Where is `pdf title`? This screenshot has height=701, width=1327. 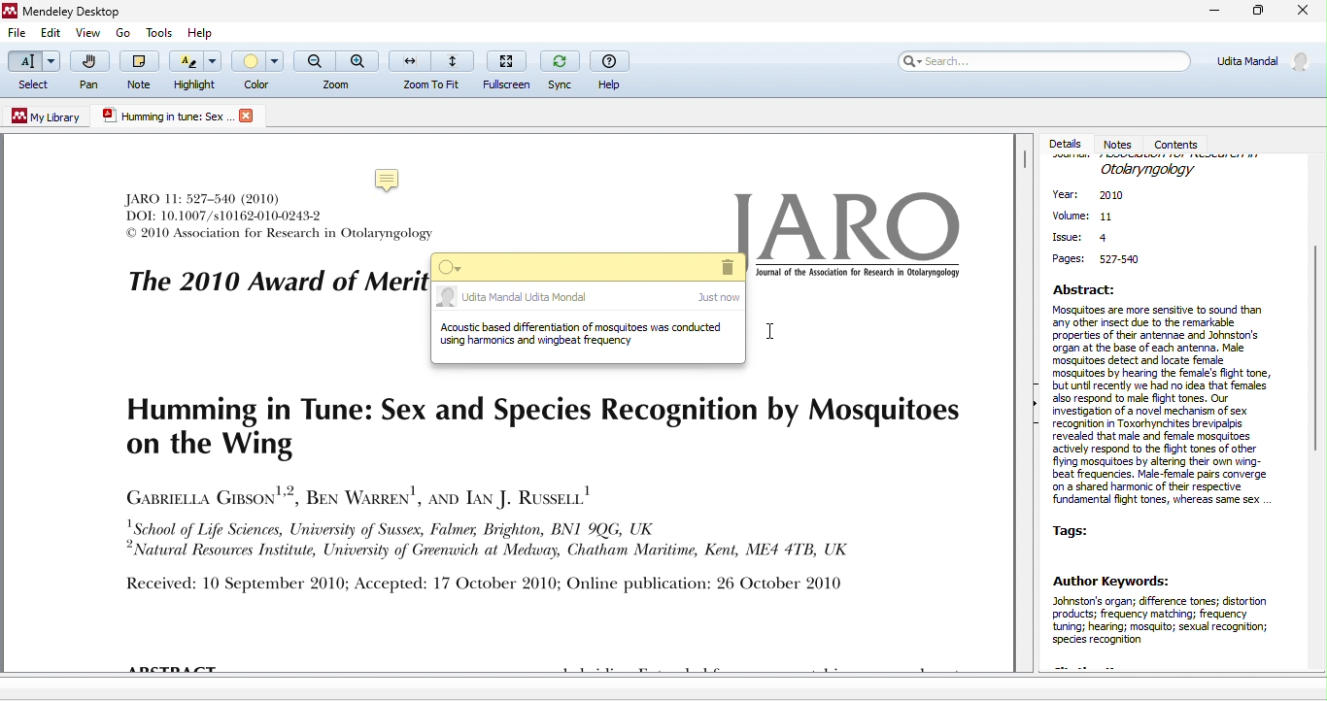 pdf title is located at coordinates (164, 116).